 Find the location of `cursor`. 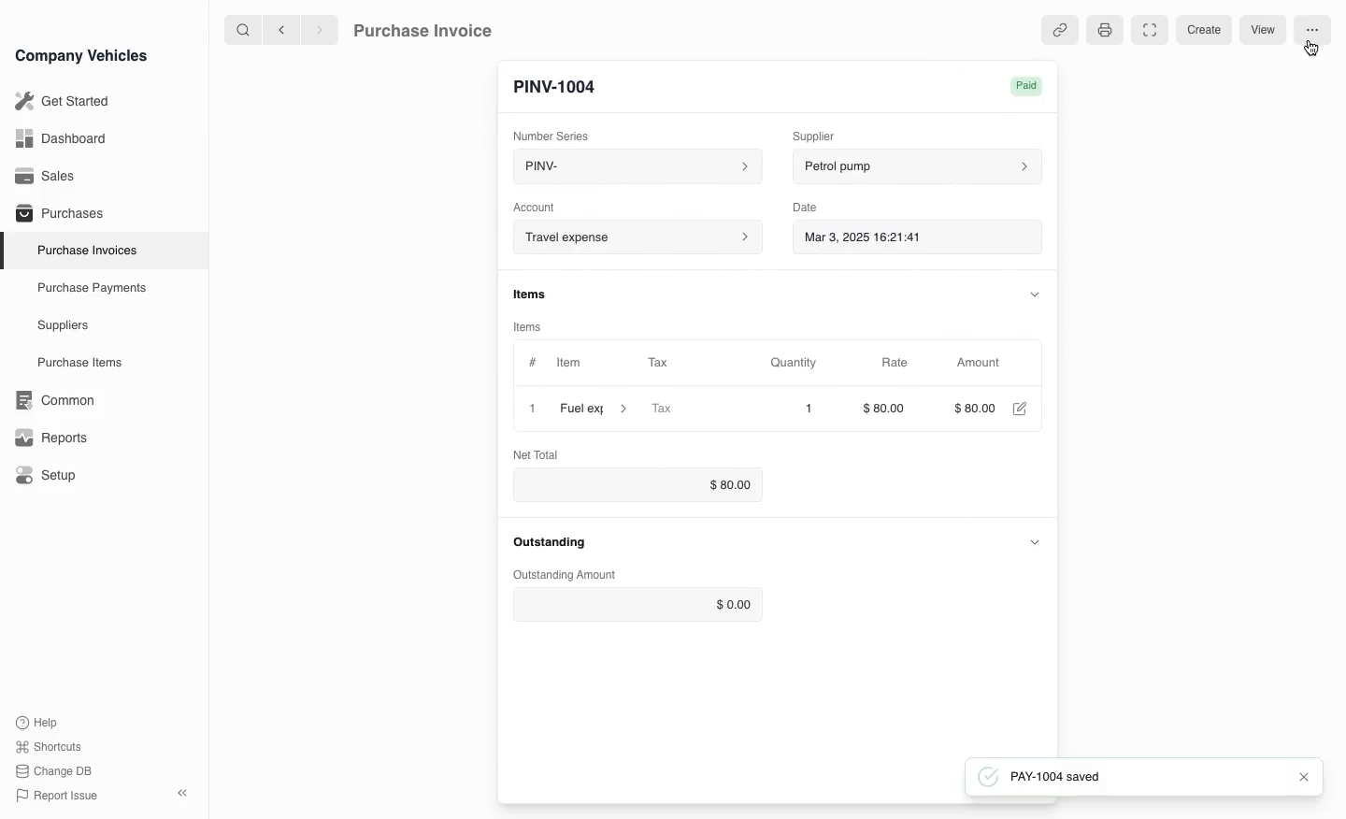

cursor is located at coordinates (1310, 52).